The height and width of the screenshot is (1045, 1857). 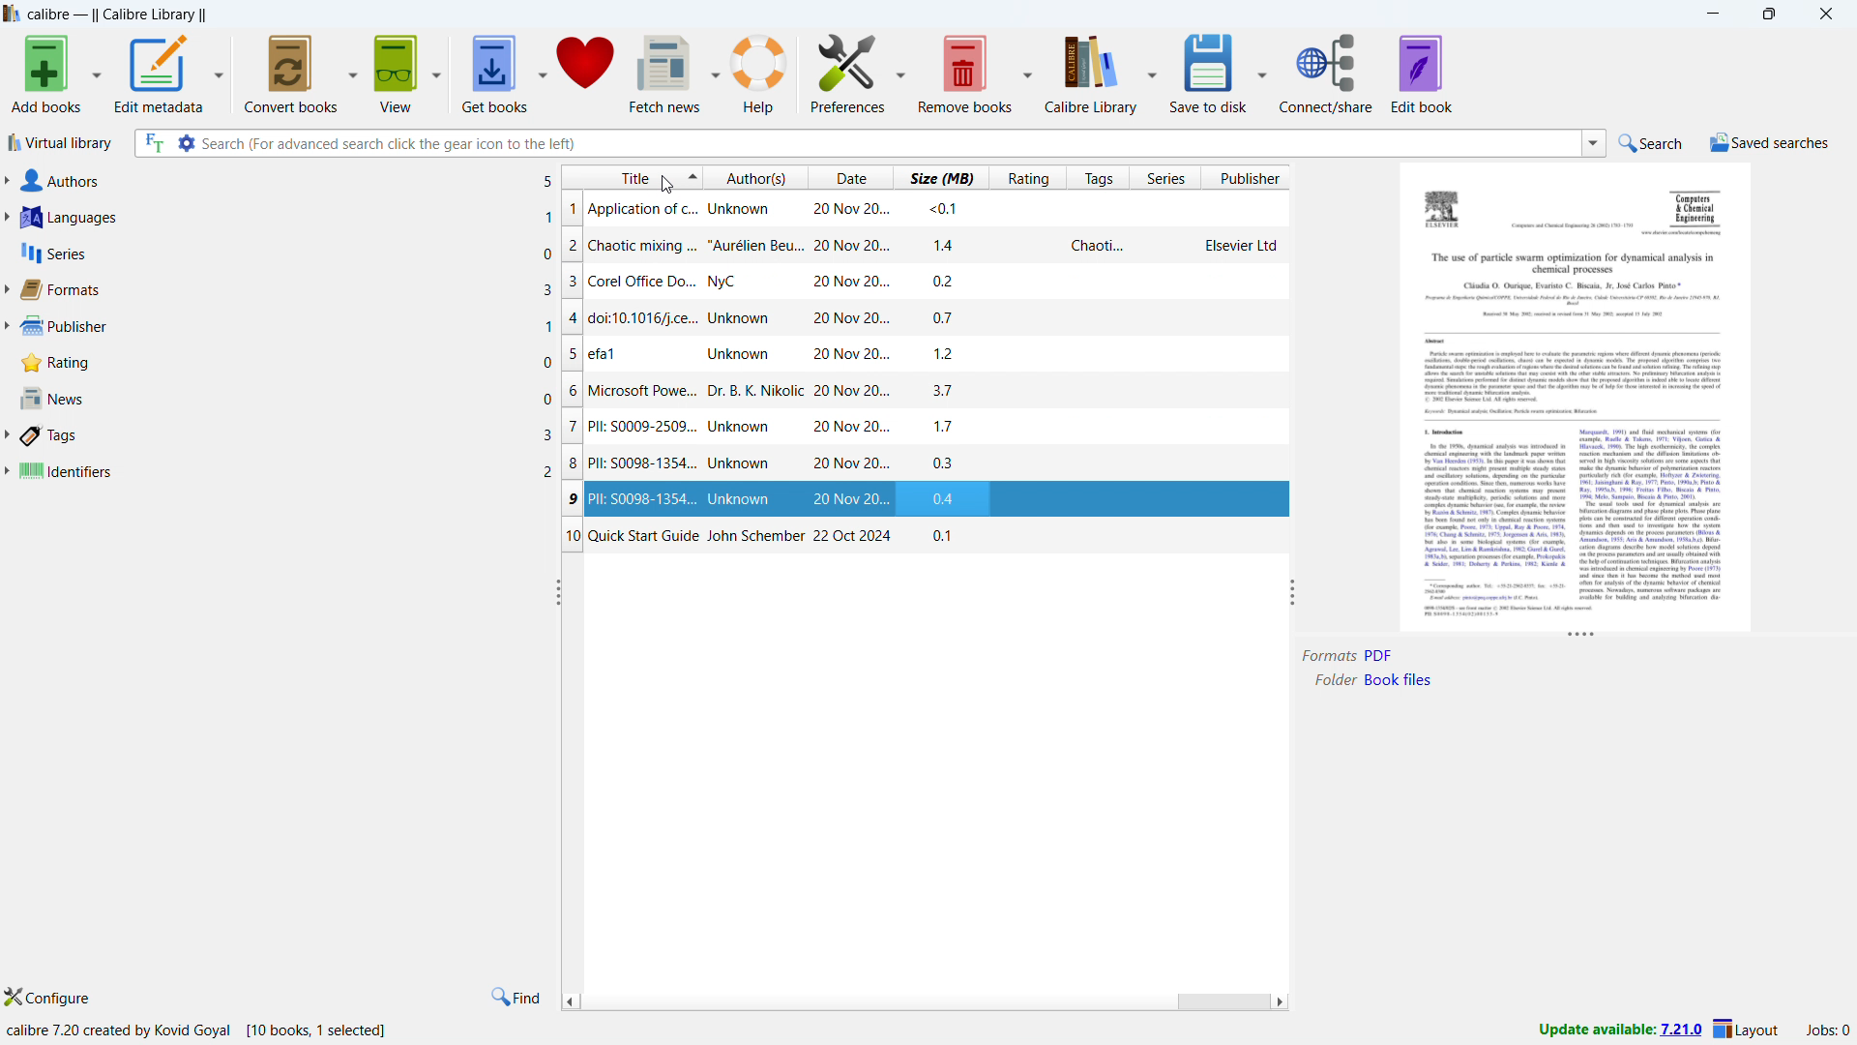 I want to click on efal Unknown 20 Nov 20..., so click(x=744, y=357).